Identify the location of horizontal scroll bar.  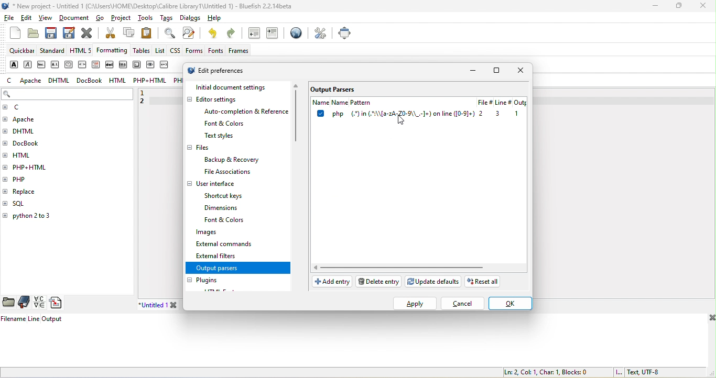
(400, 268).